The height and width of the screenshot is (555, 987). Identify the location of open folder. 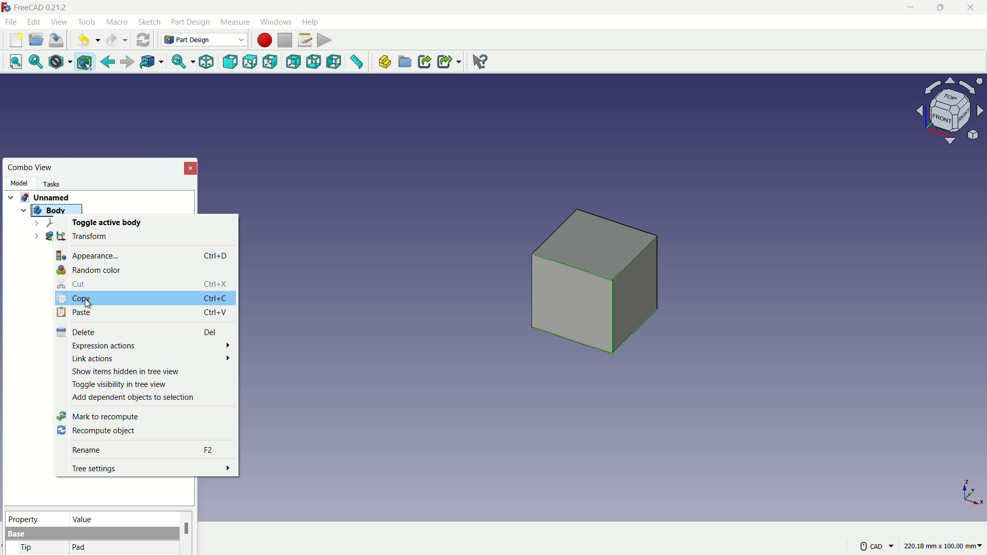
(36, 40).